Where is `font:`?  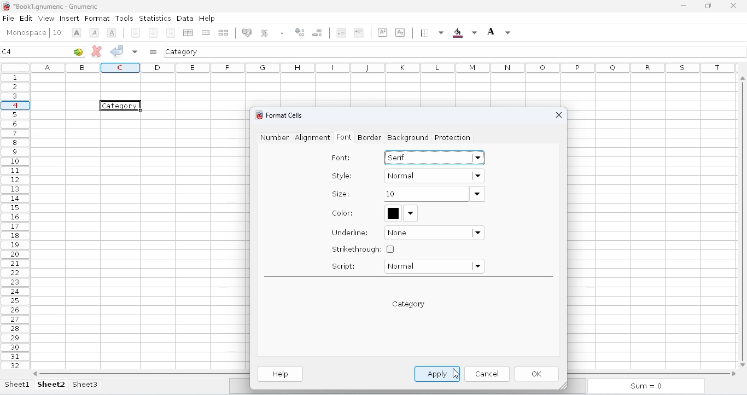
font: is located at coordinates (341, 158).